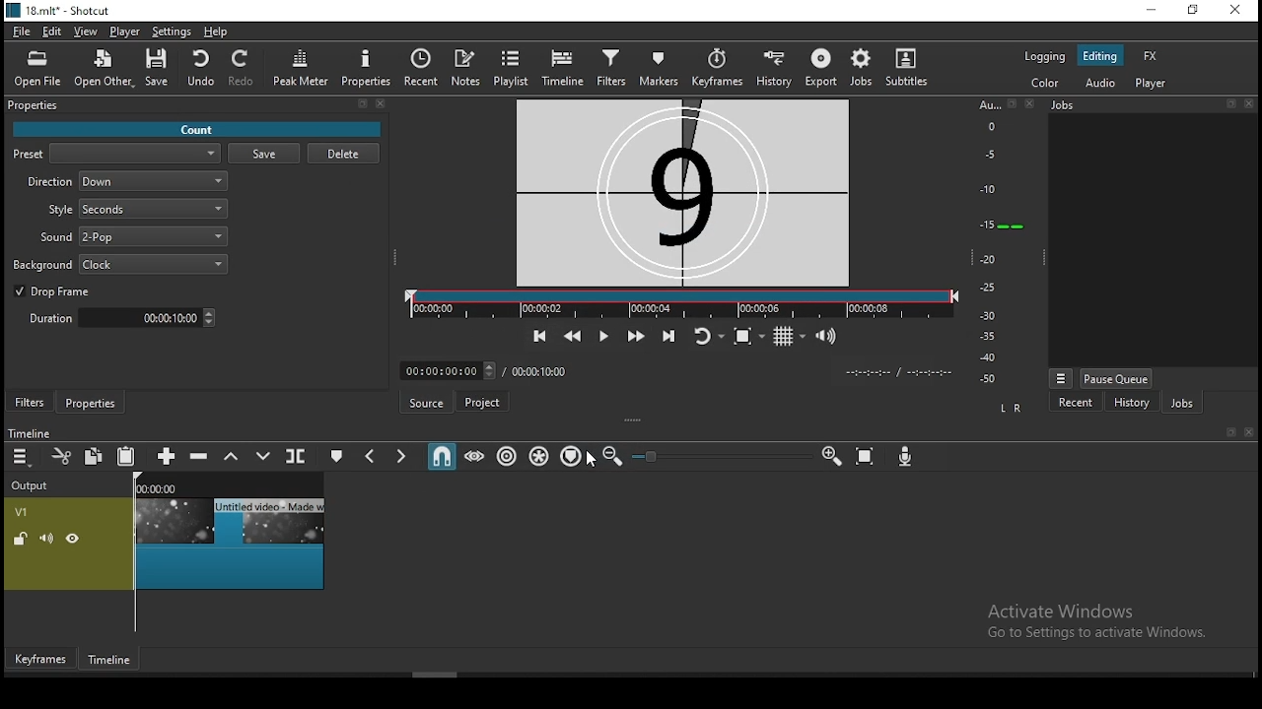 The width and height of the screenshot is (1262, 709). Describe the element at coordinates (35, 485) in the screenshot. I see `Output` at that location.